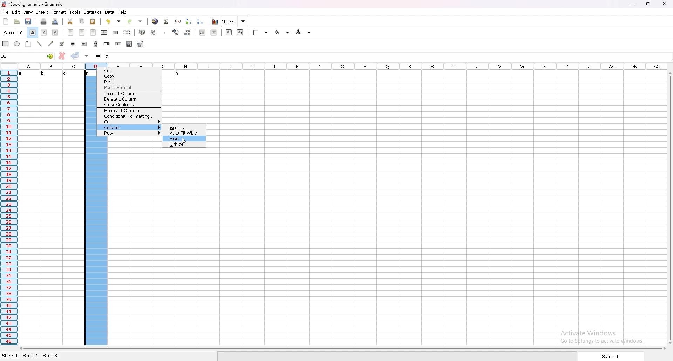 The width and height of the screenshot is (673, 361). Describe the element at coordinates (82, 32) in the screenshot. I see `centre` at that location.